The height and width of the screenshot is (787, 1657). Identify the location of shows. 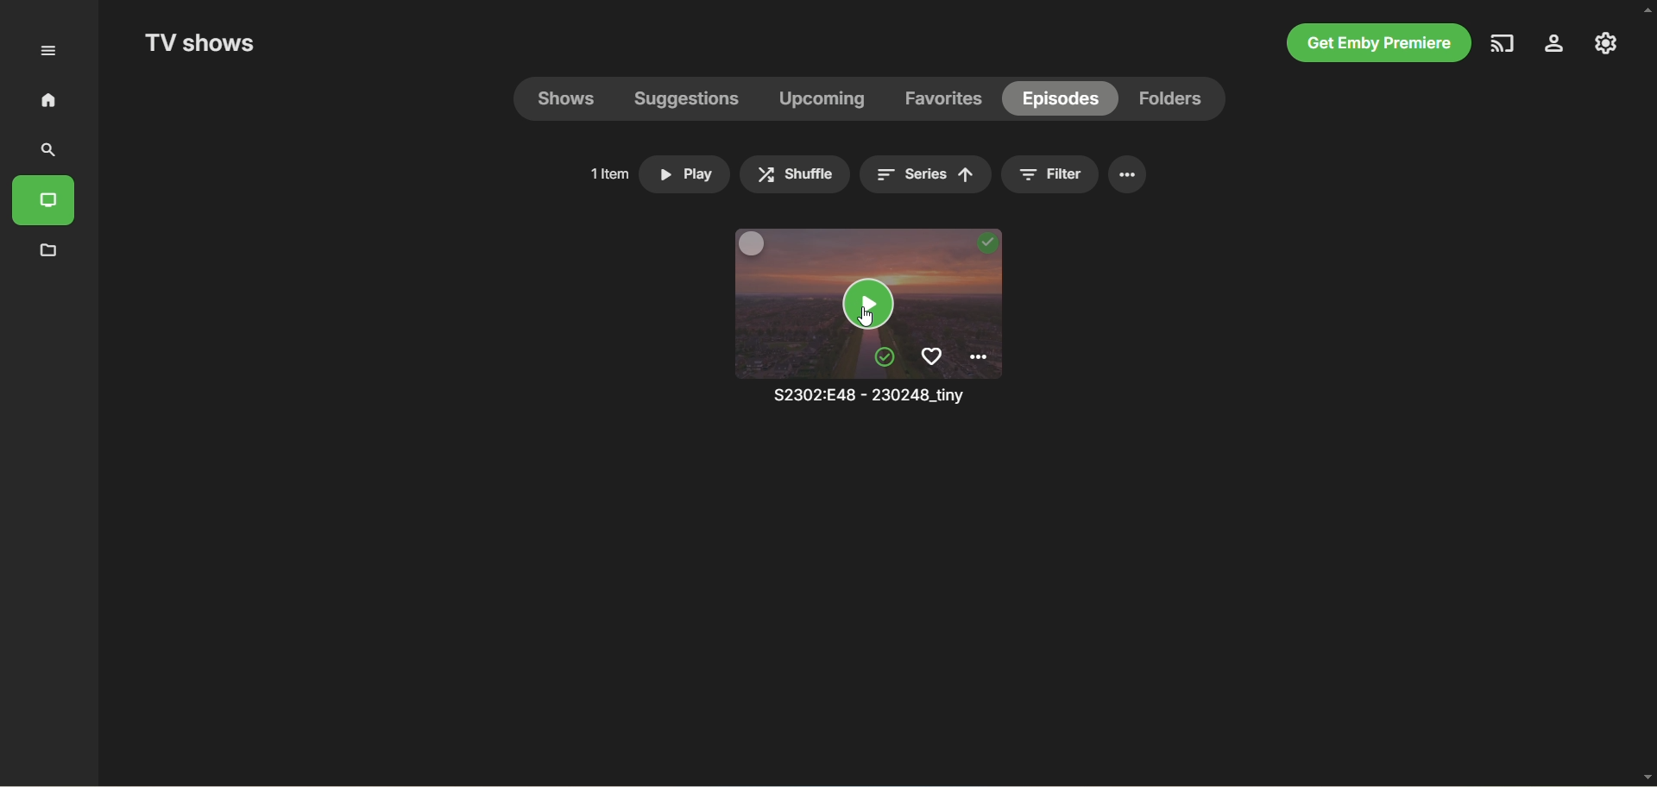
(566, 99).